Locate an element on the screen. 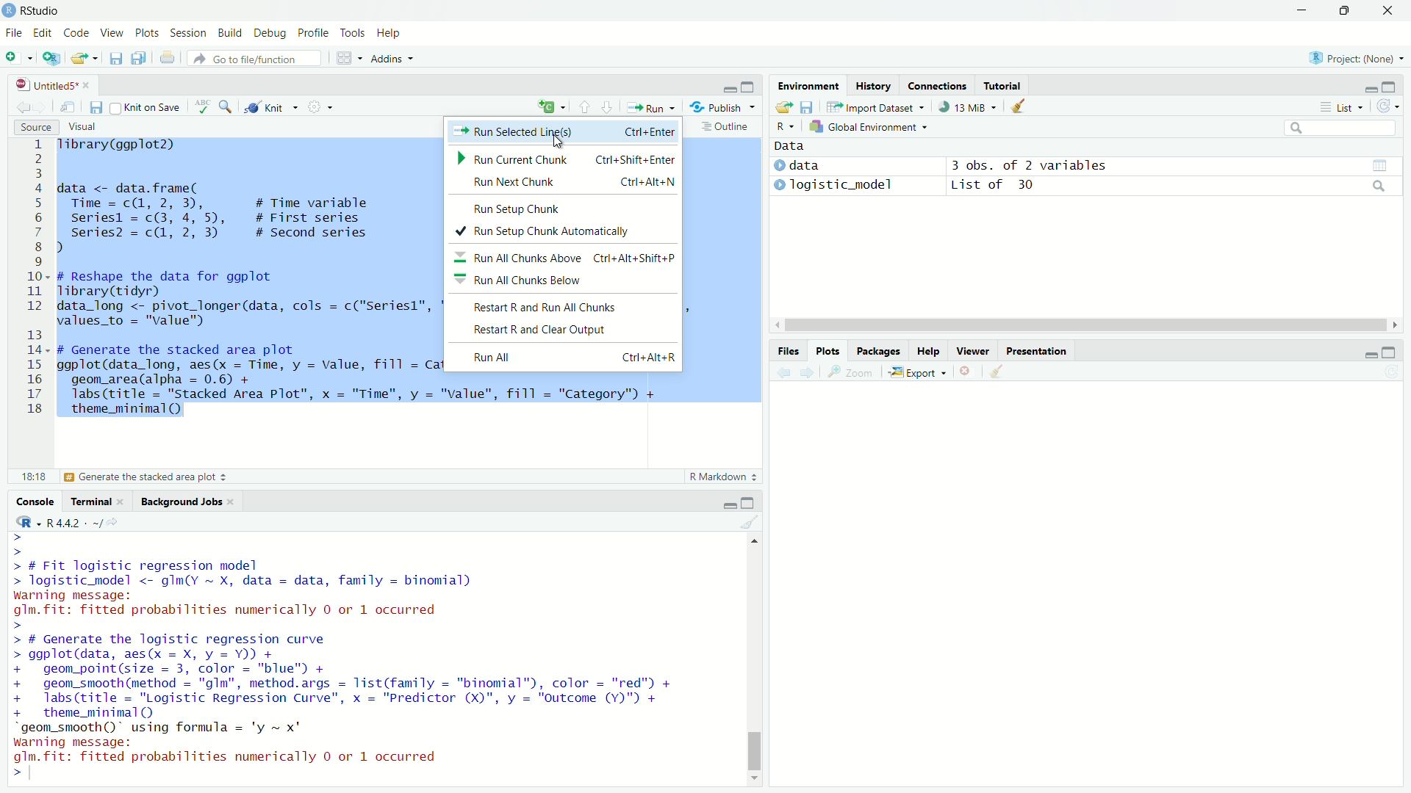 The height and width of the screenshot is (793, 1411). Debug is located at coordinates (265, 31).